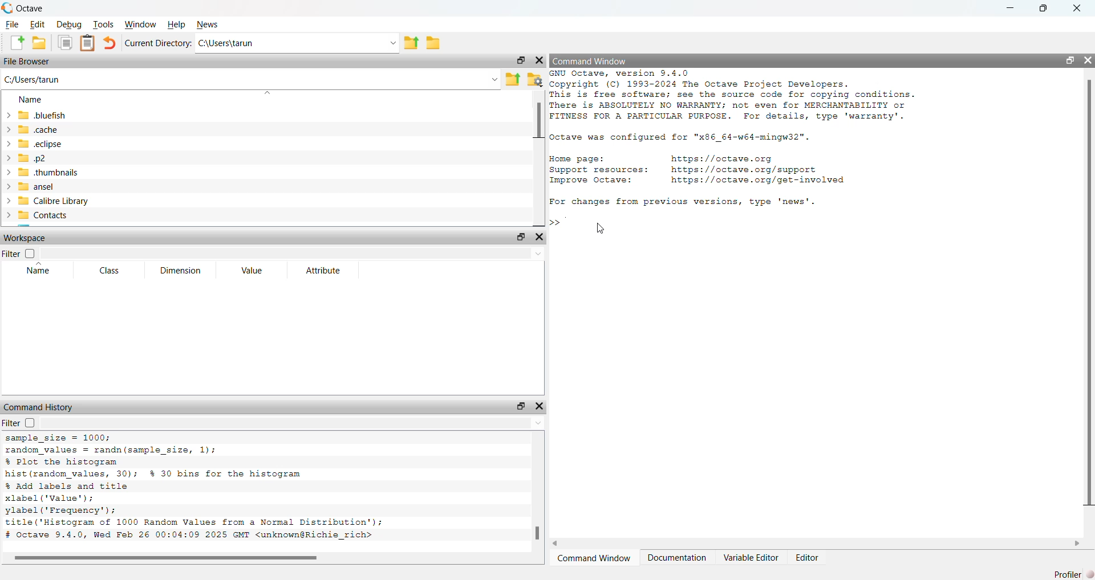 The height and width of the screenshot is (580, 1095). Describe the element at coordinates (1077, 9) in the screenshot. I see `close` at that location.